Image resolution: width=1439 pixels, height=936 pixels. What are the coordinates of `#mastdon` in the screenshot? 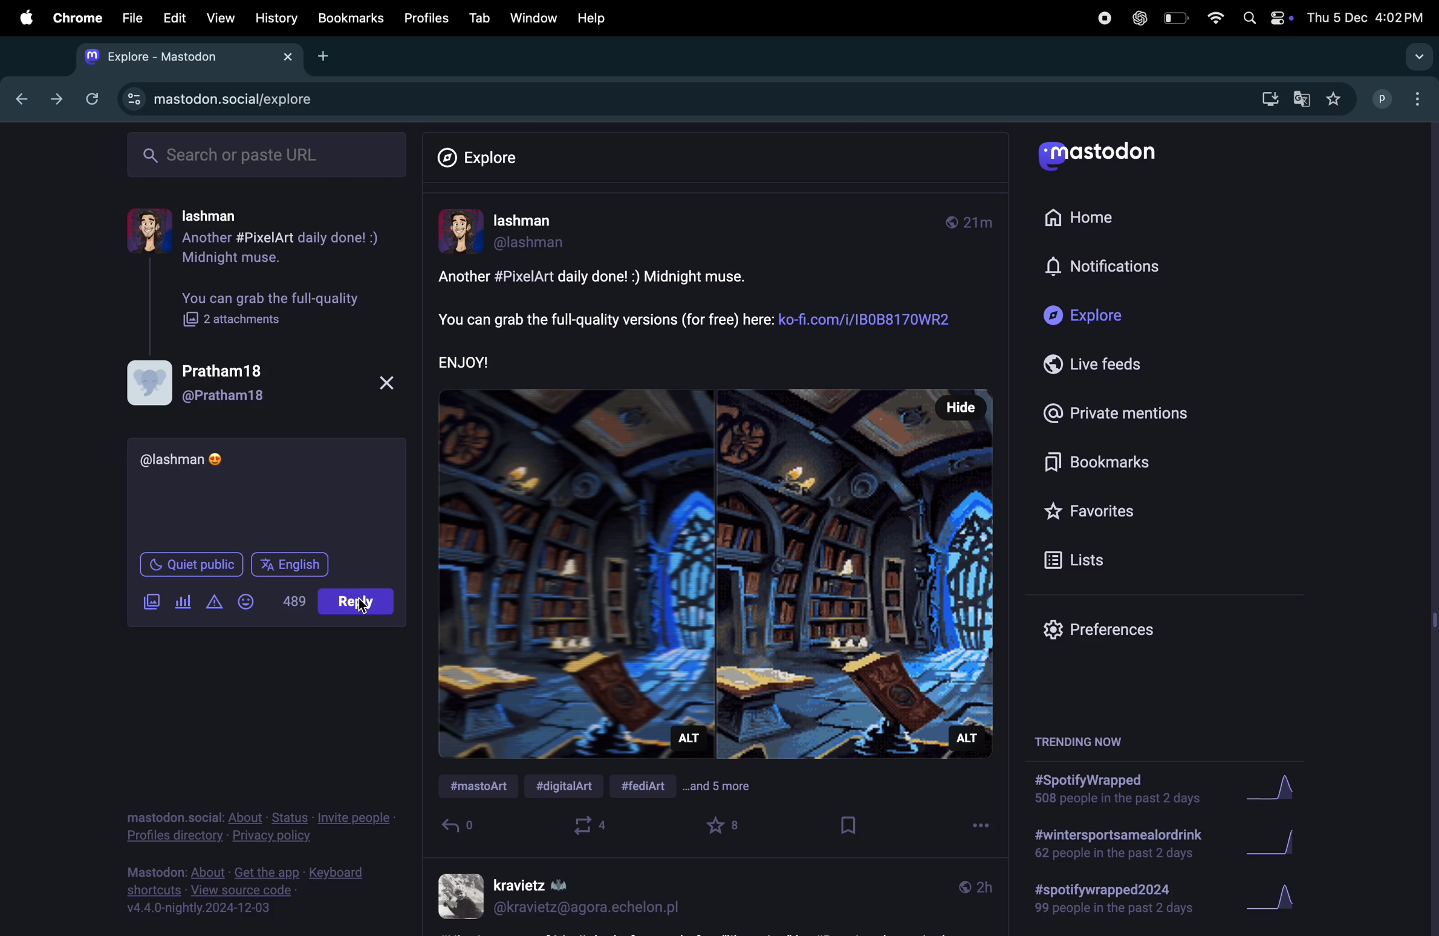 It's located at (481, 788).